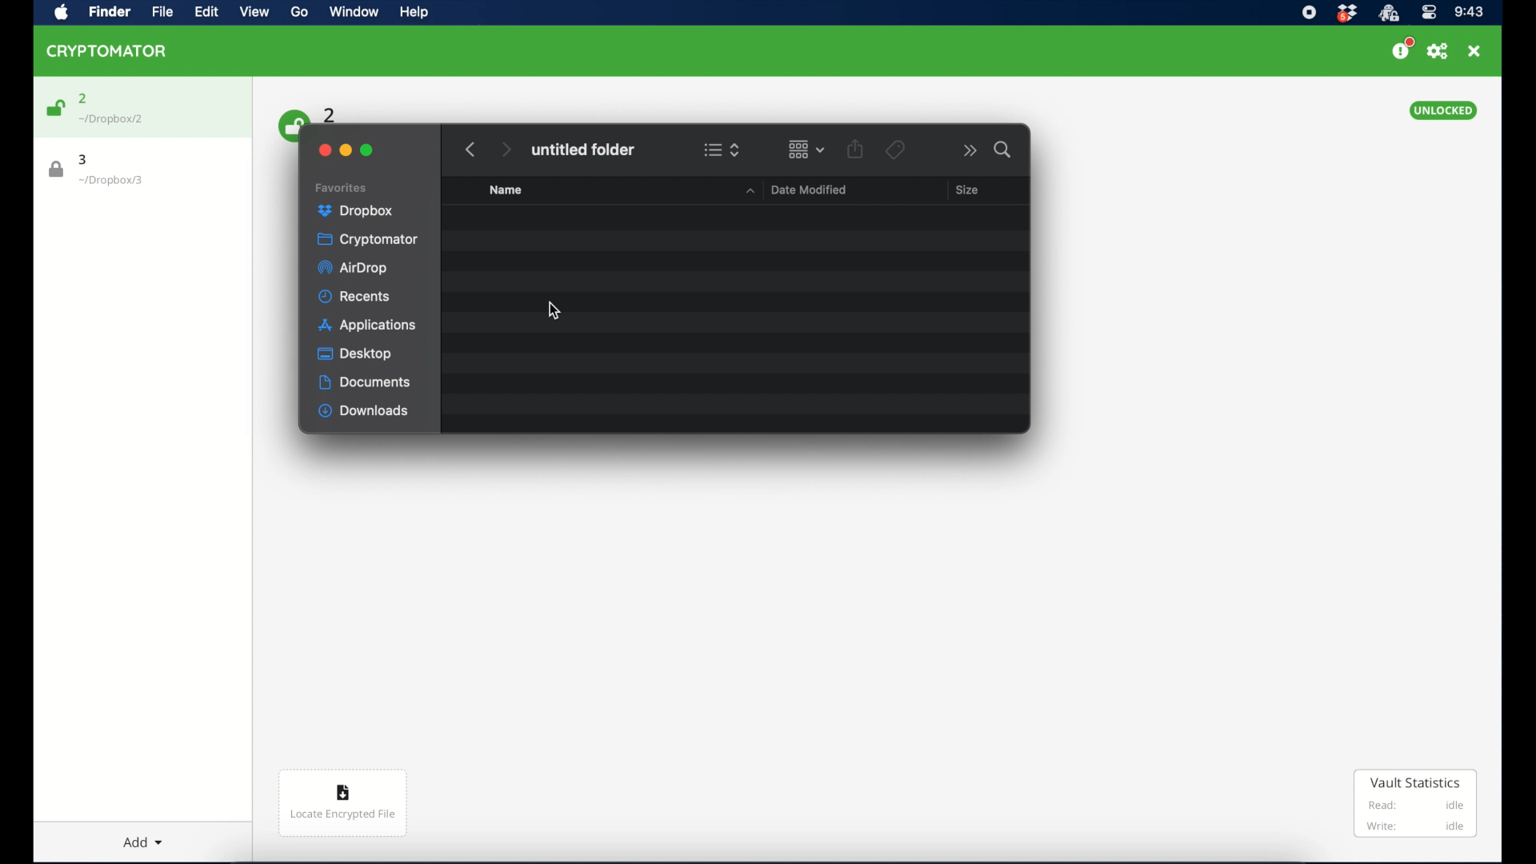 The image size is (1536, 864). What do you see at coordinates (57, 170) in the screenshot?
I see `lock icon` at bounding box center [57, 170].